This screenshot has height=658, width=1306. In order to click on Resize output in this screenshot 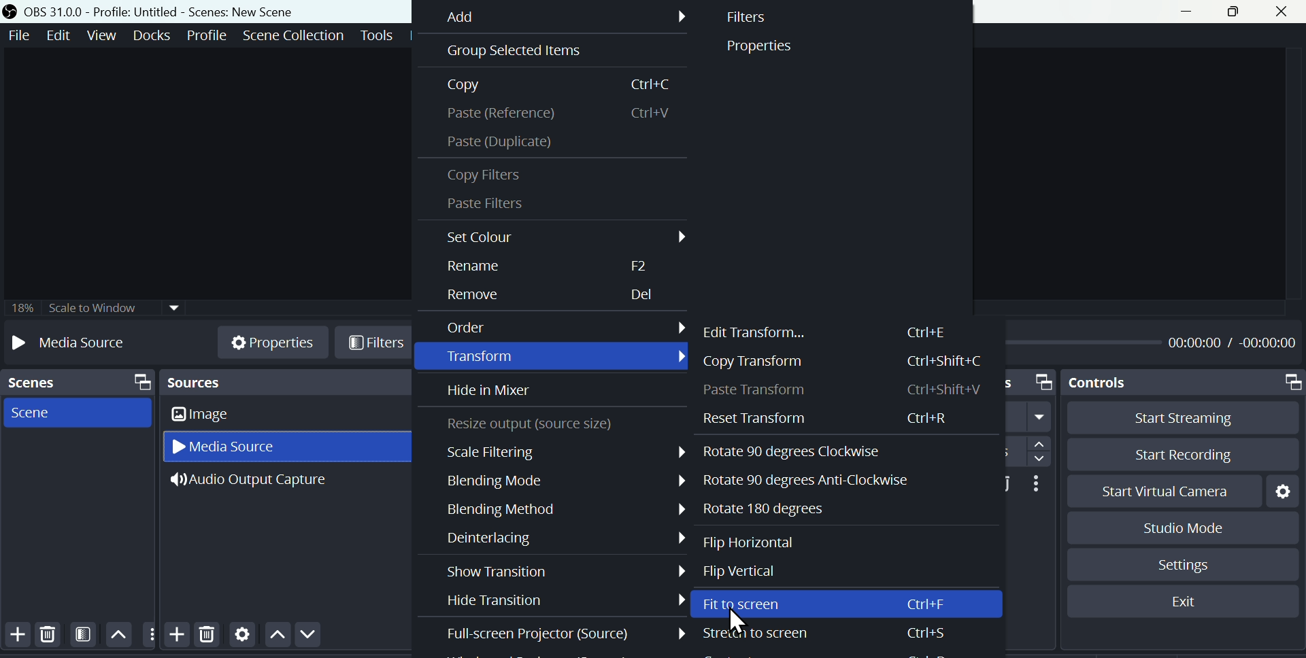, I will do `click(535, 423)`.